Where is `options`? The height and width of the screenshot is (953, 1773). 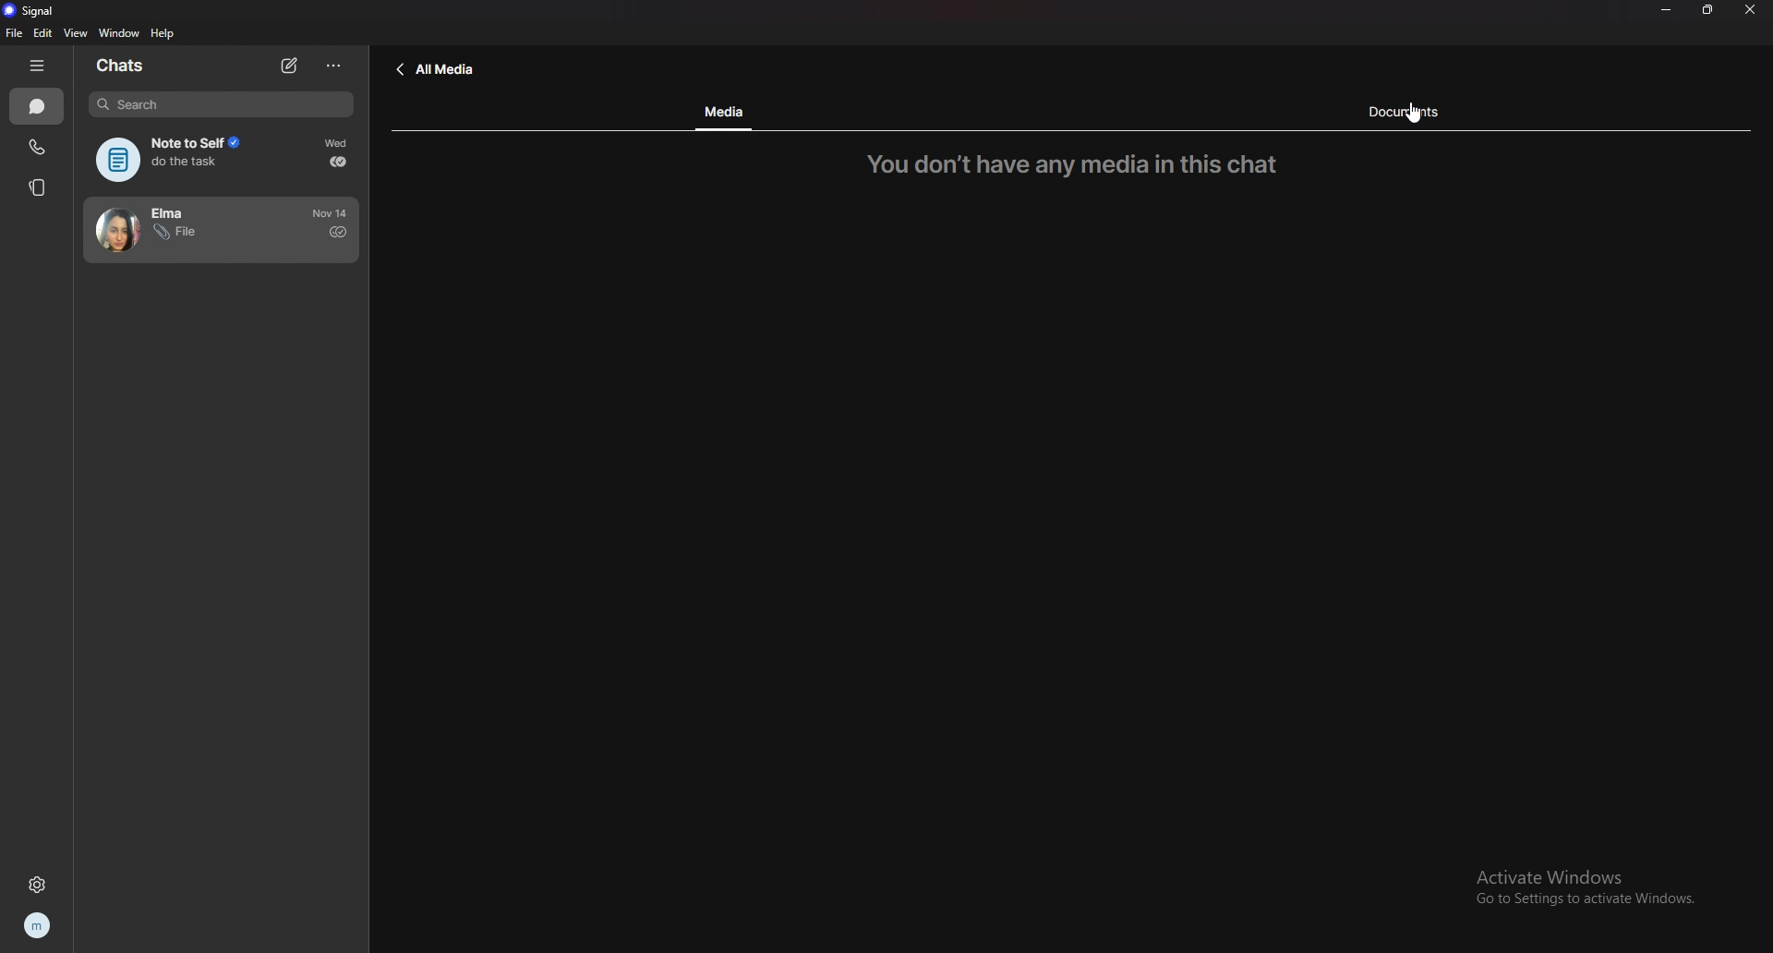
options is located at coordinates (335, 66).